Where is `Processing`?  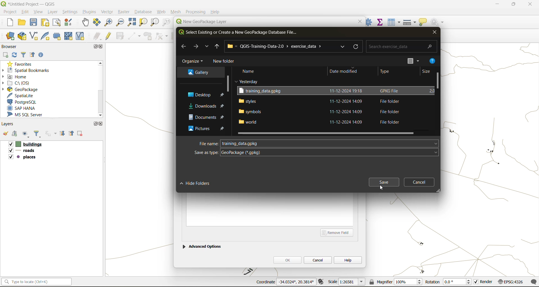 Processing is located at coordinates (196, 12).